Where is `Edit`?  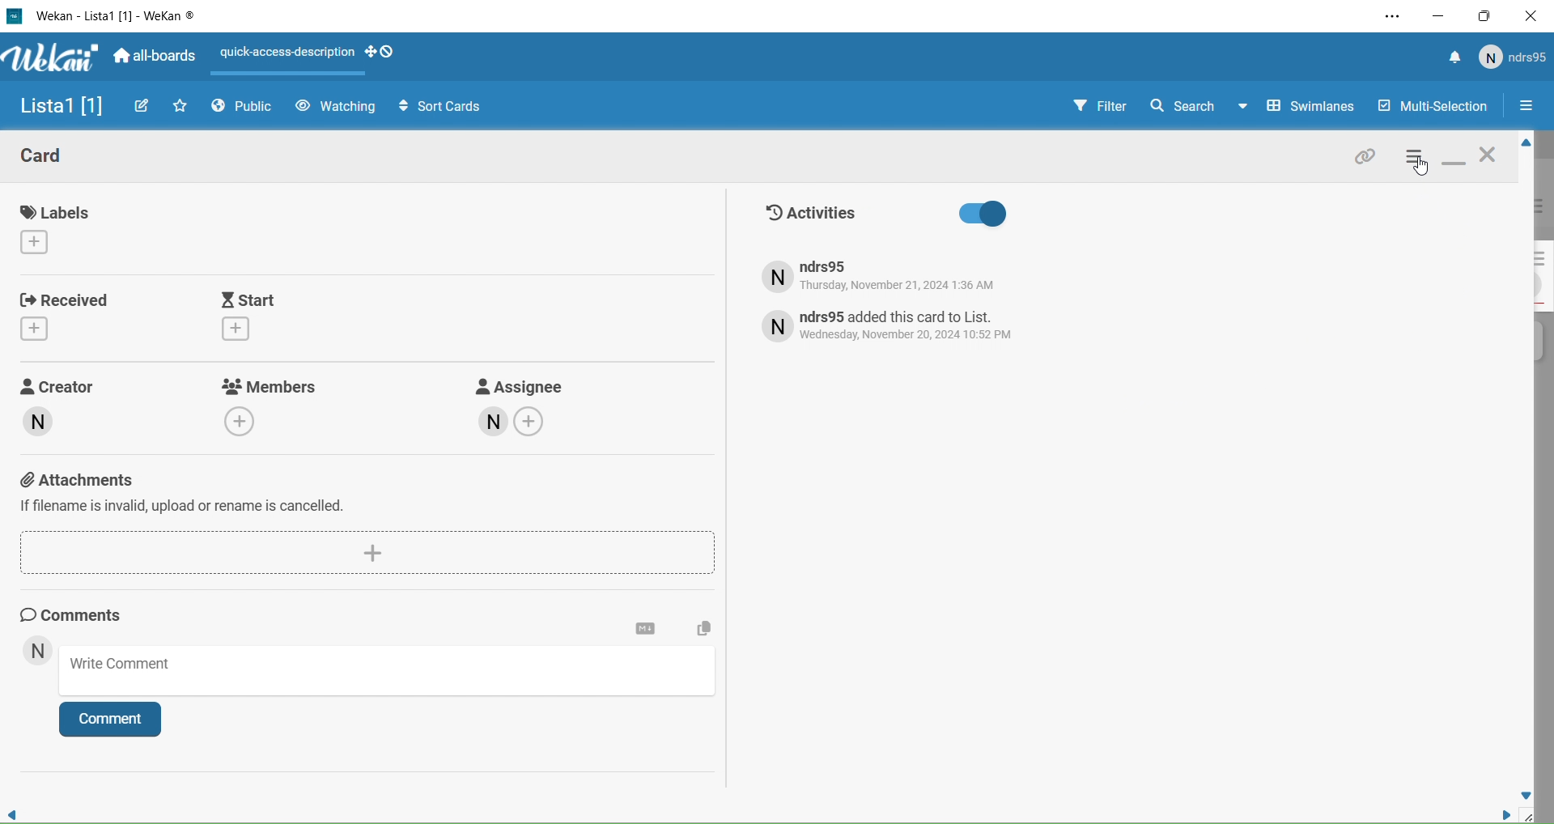 Edit is located at coordinates (143, 107).